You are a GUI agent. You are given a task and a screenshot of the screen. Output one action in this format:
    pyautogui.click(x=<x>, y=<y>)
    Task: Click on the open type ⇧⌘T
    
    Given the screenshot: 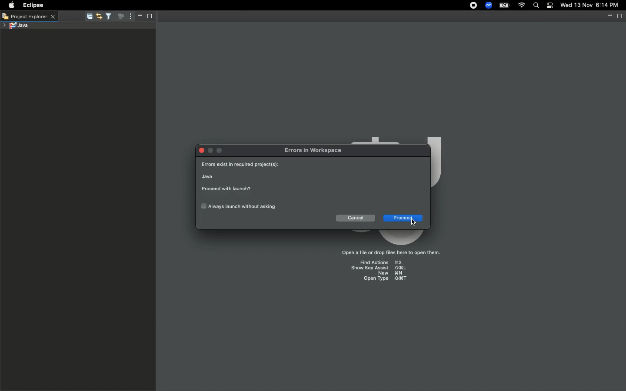 What is the action you would take?
    pyautogui.click(x=383, y=278)
    